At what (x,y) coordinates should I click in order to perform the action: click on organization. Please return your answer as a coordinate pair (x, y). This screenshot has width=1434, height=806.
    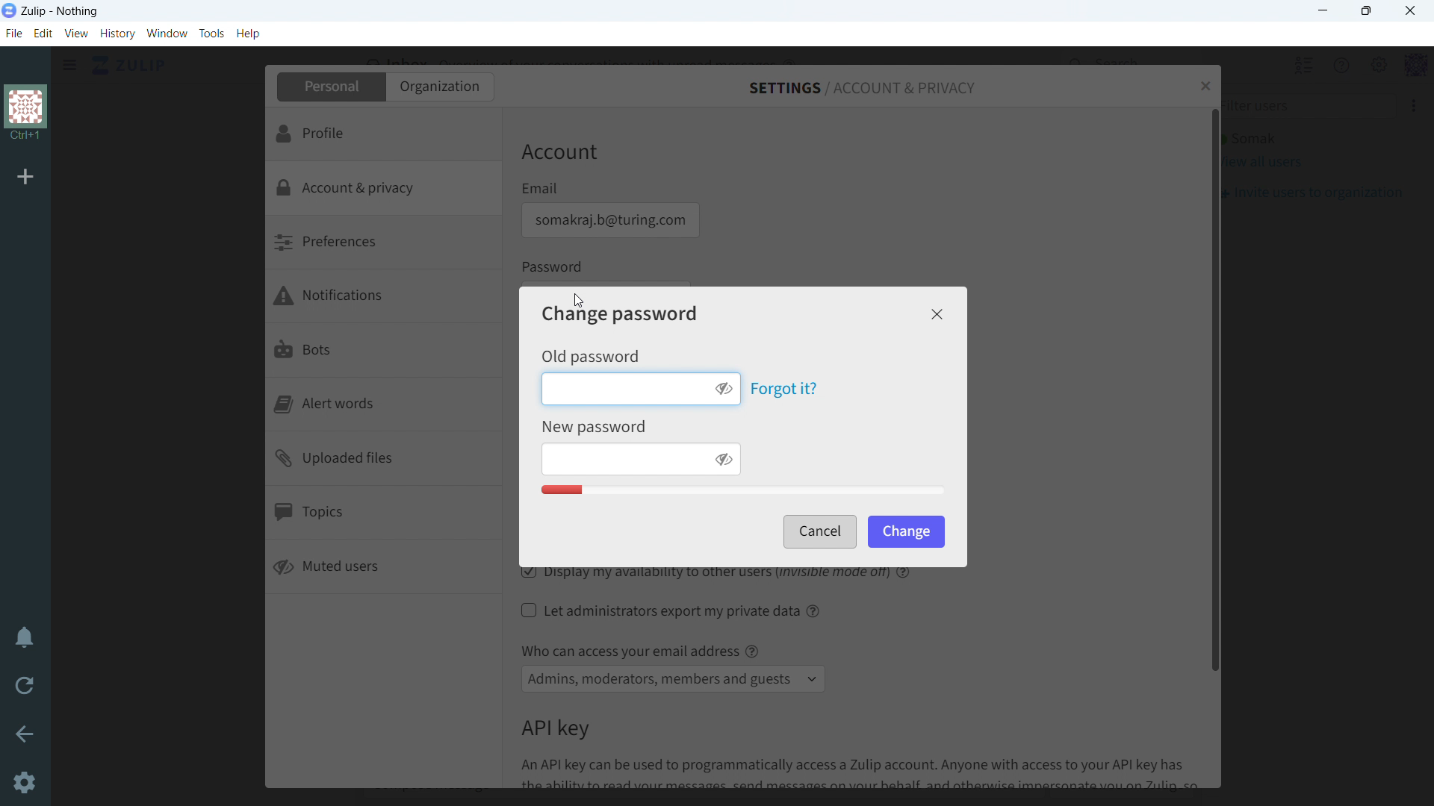
    Looking at the image, I should click on (27, 114).